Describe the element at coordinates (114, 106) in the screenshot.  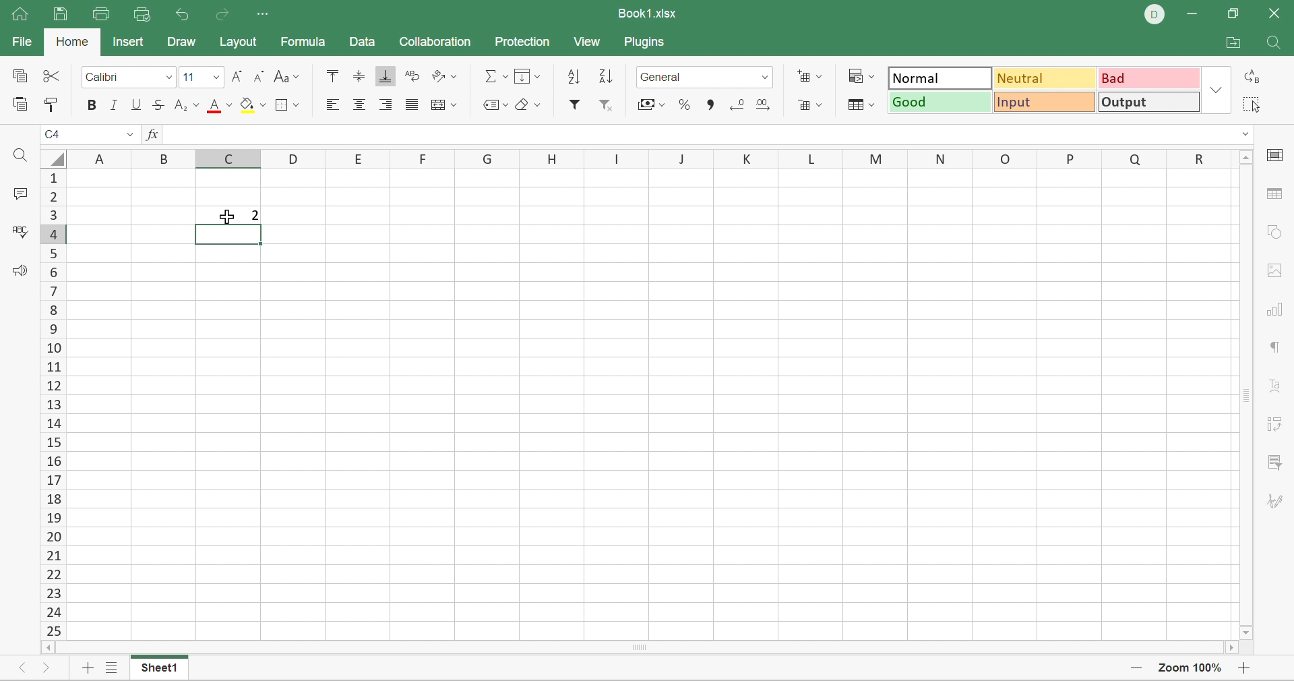
I see `Italic` at that location.